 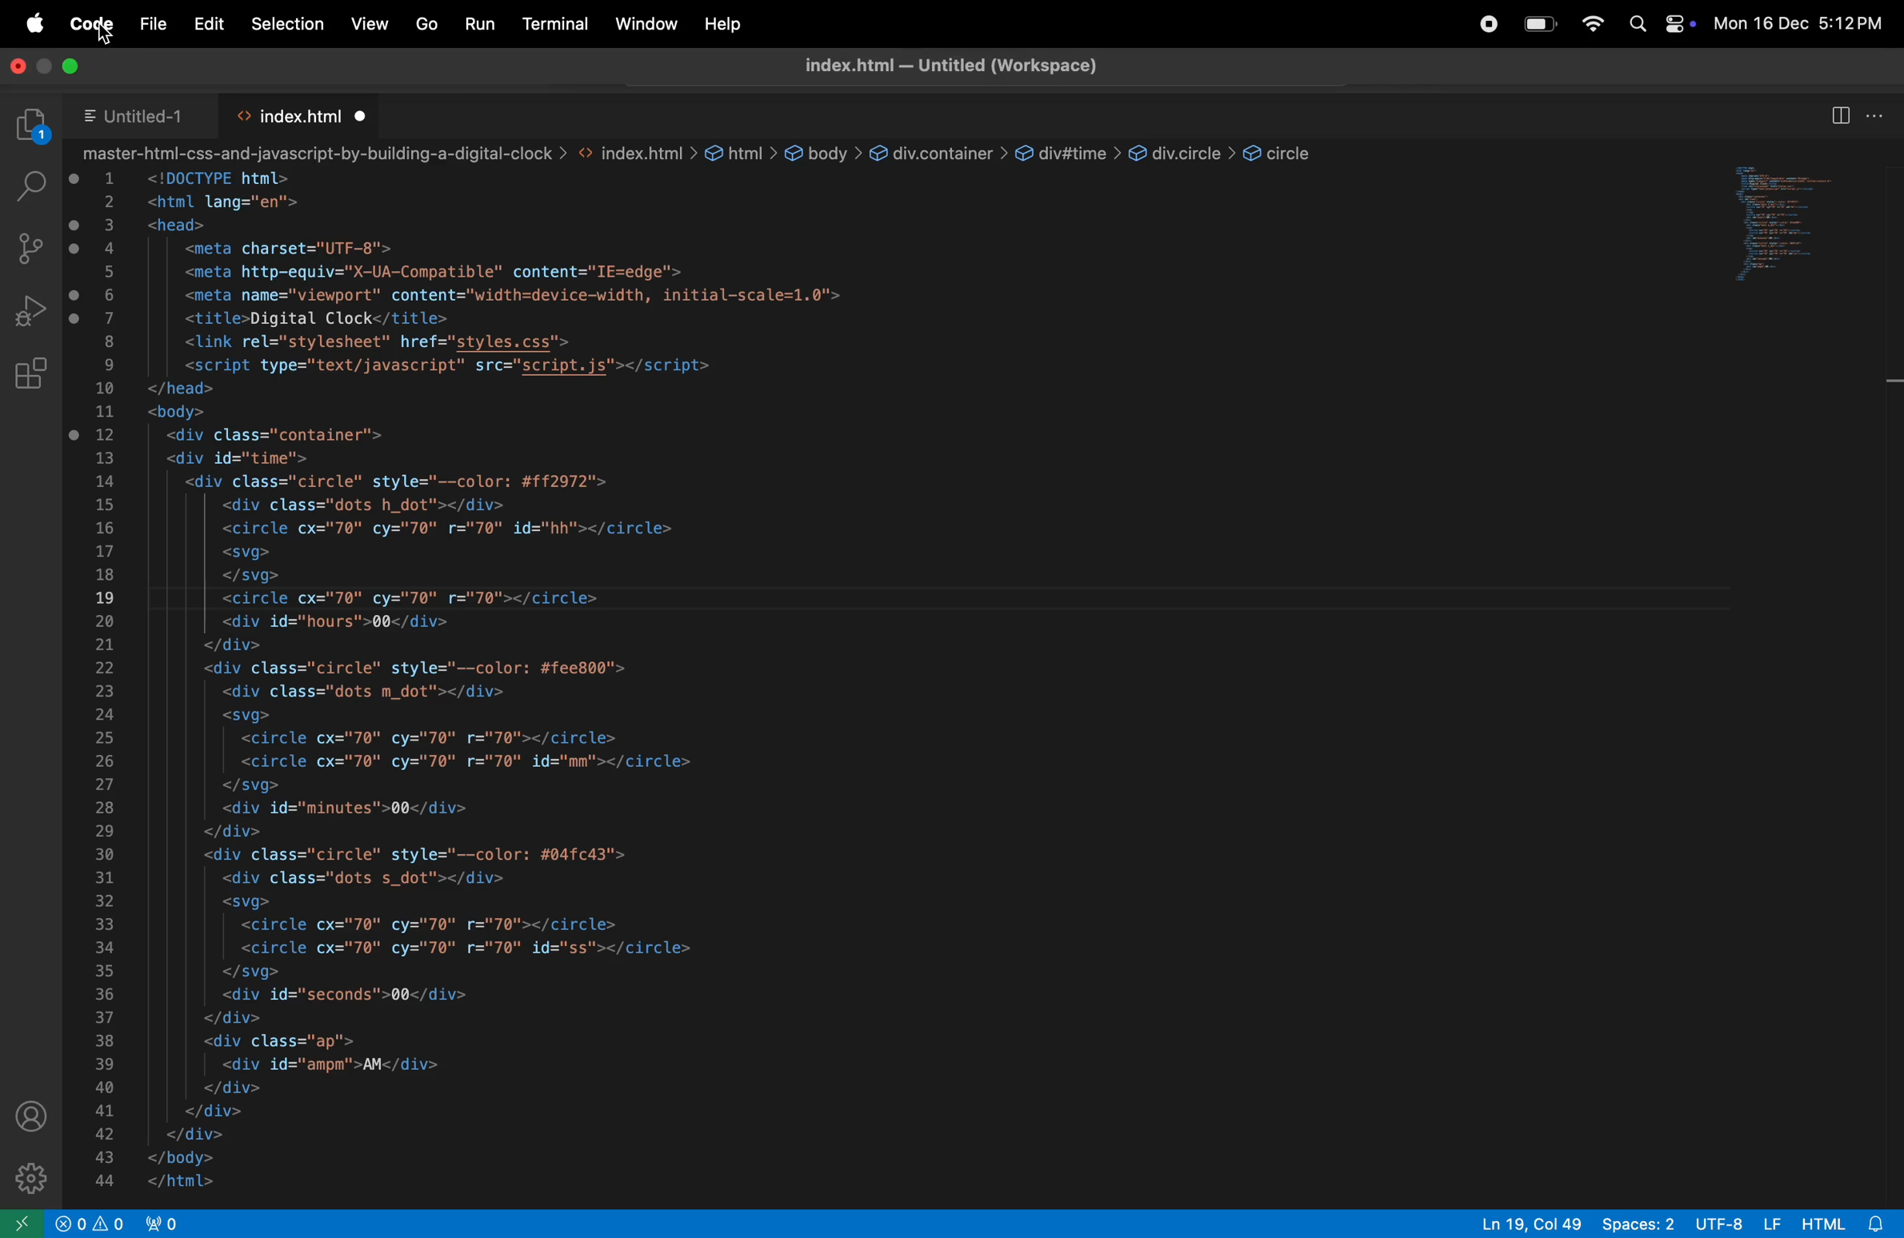 I want to click on </div>, so click(x=234, y=1020).